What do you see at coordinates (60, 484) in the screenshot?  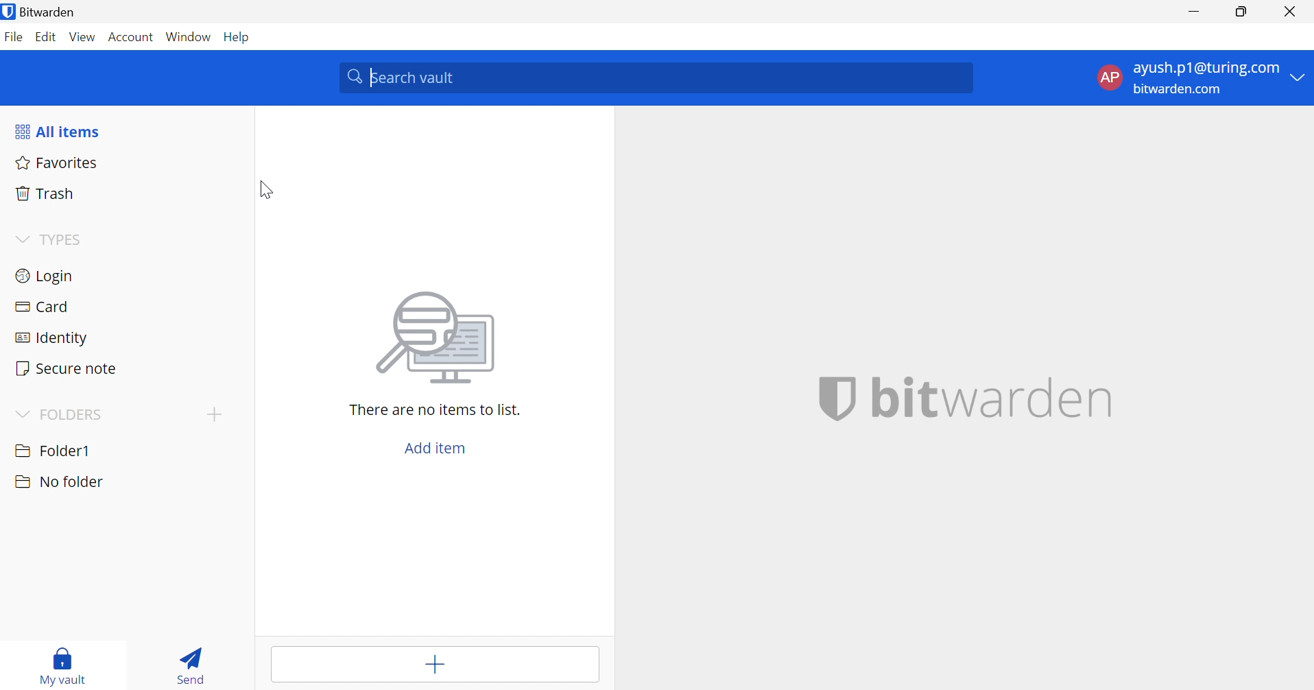 I see `No Folder` at bounding box center [60, 484].